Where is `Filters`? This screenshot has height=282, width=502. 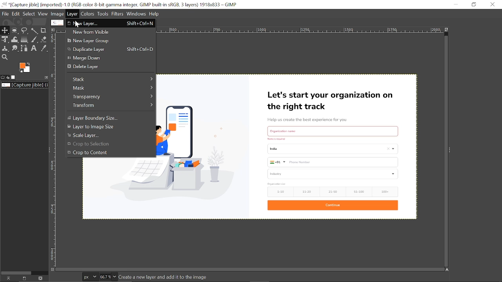 Filters is located at coordinates (118, 14).